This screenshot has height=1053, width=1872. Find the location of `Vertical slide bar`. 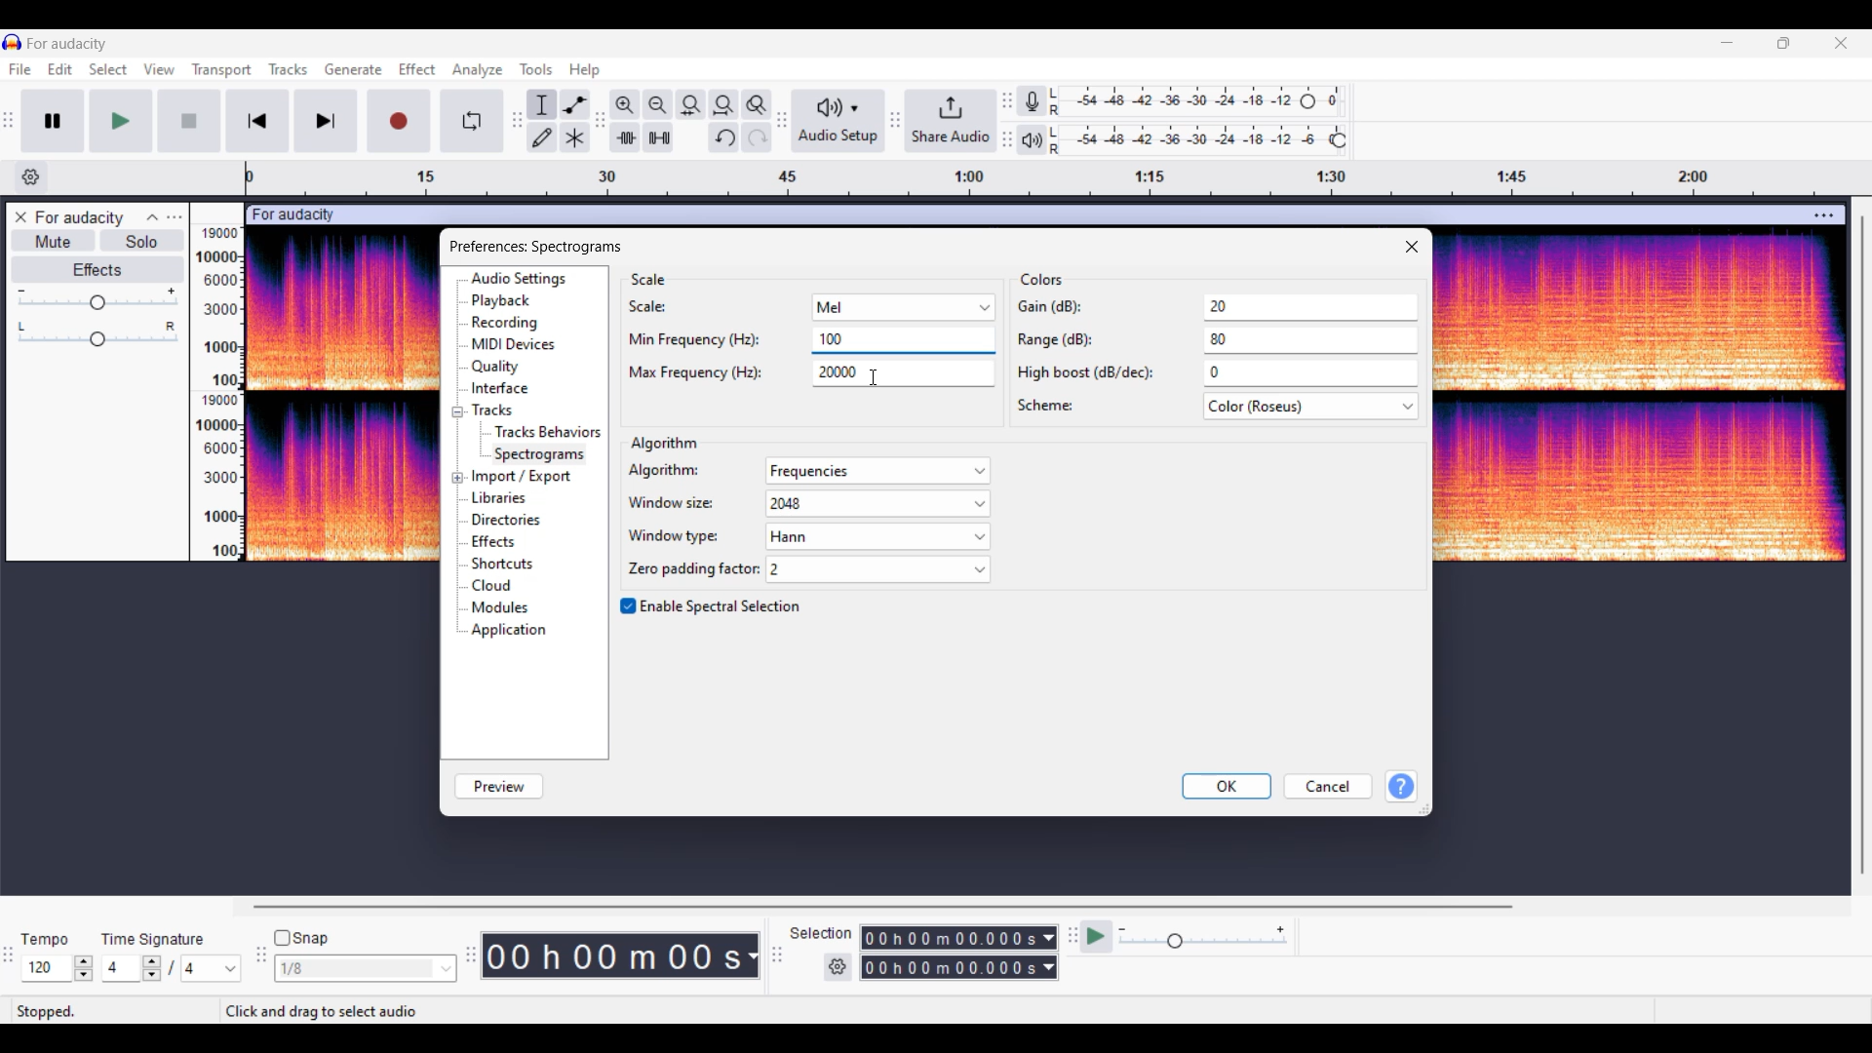

Vertical slide bar is located at coordinates (1863, 544).